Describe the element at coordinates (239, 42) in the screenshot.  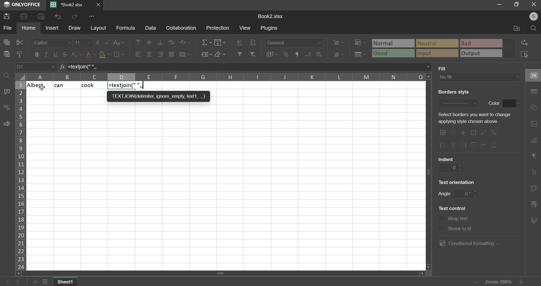
I see `sort ascending` at that location.